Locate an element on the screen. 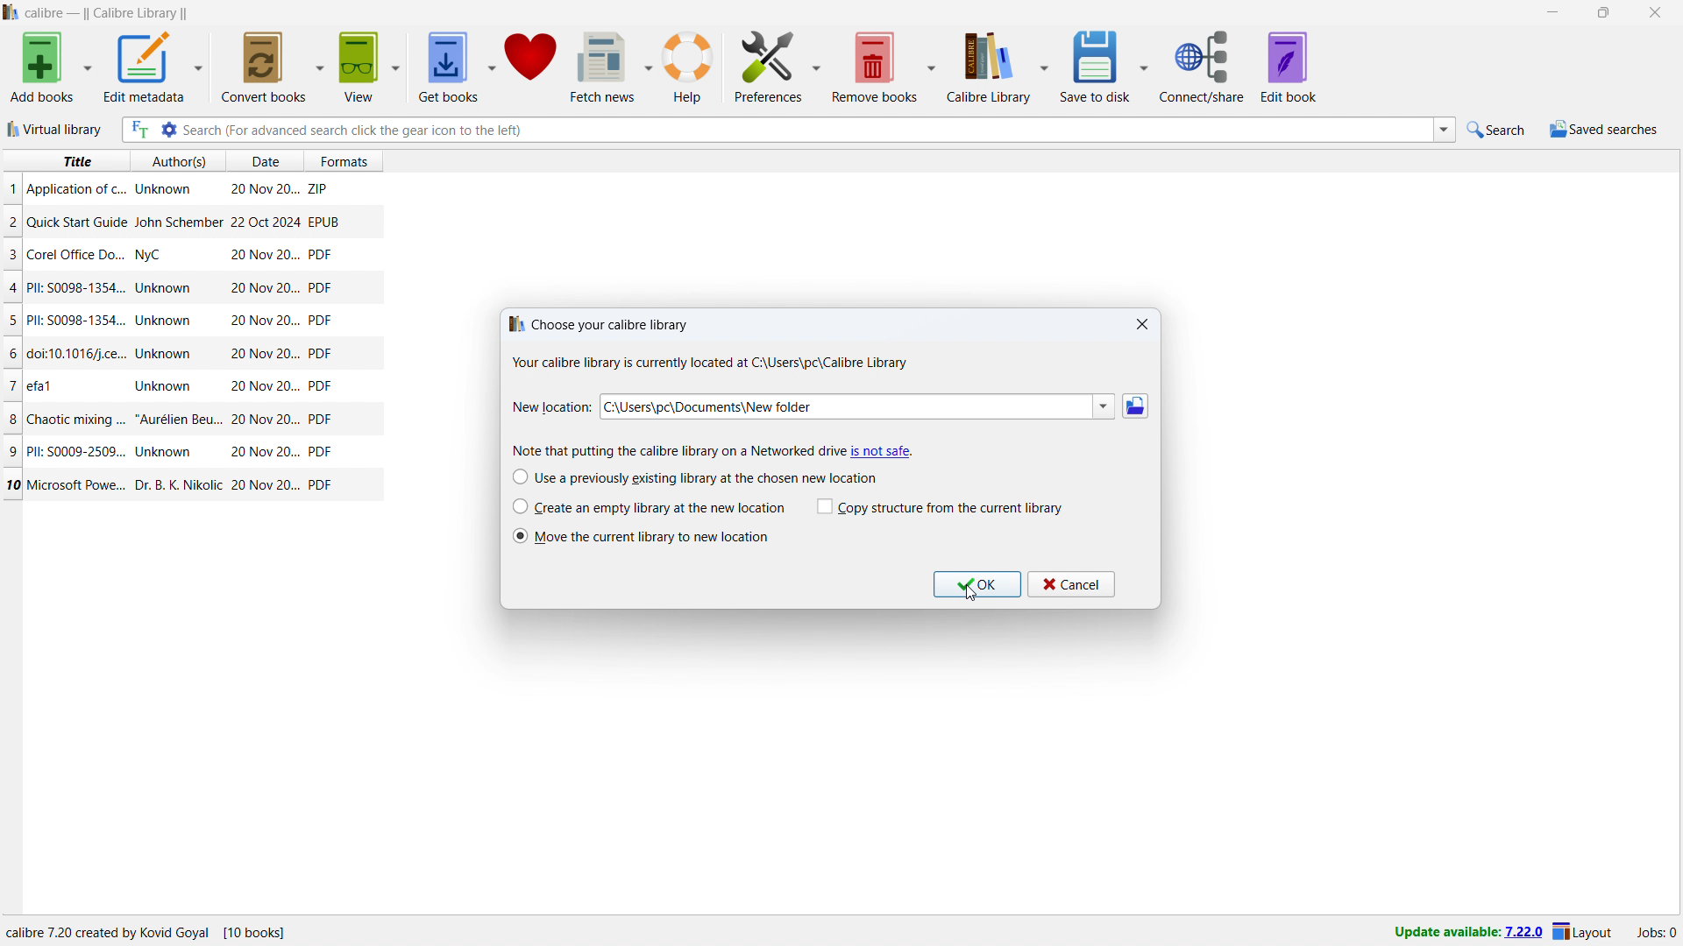 This screenshot has height=946, width=1683. saved searches menu is located at coordinates (1603, 130).